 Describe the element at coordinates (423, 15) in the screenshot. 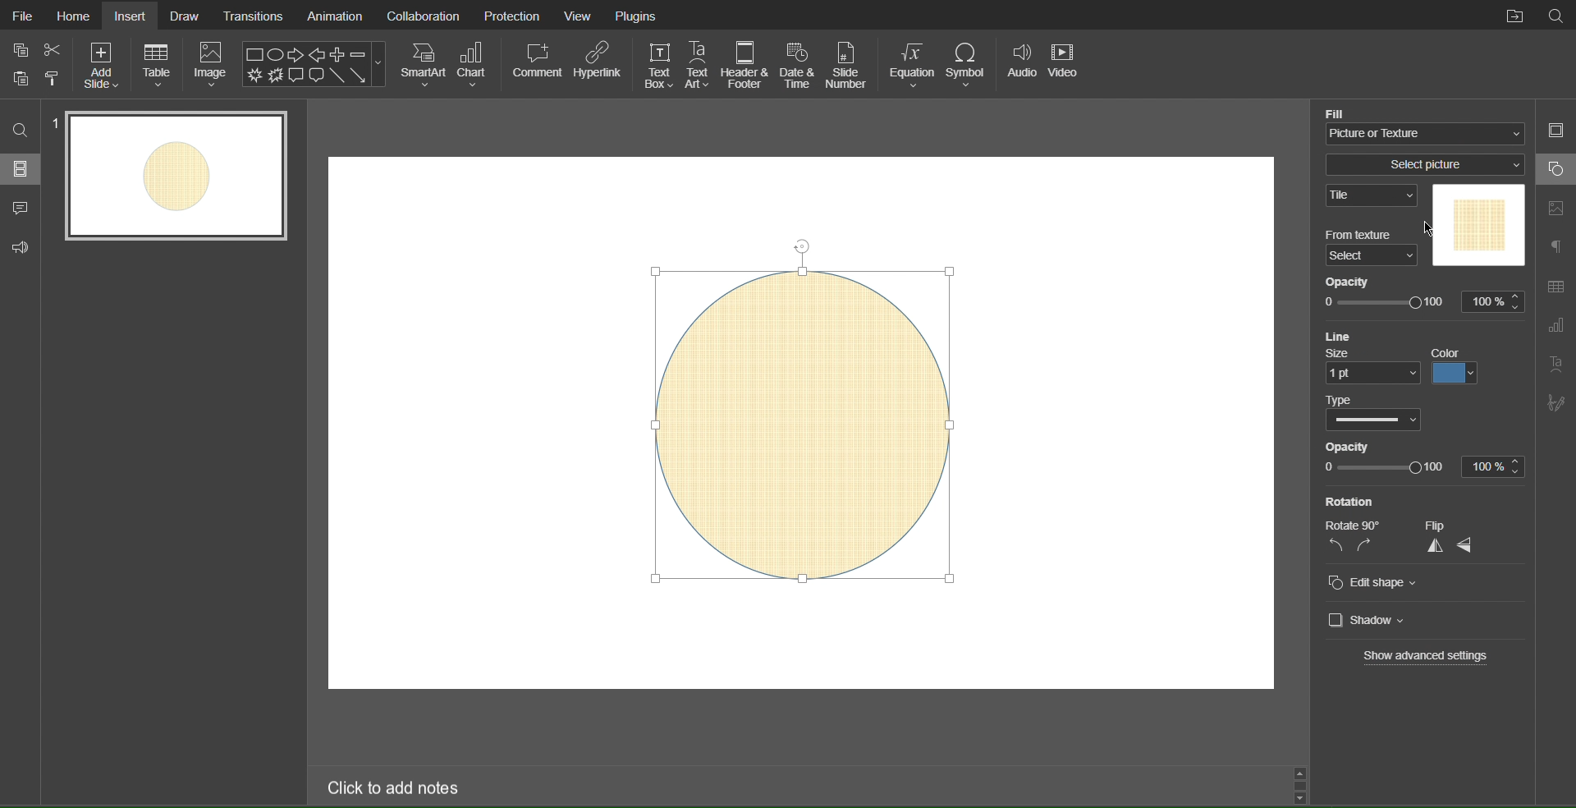

I see `Collaboration` at that location.